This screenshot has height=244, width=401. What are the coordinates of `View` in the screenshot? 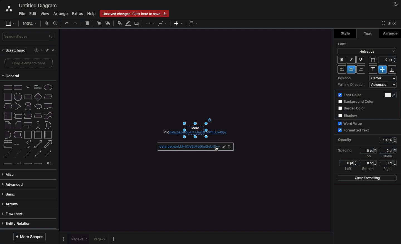 It's located at (44, 13).